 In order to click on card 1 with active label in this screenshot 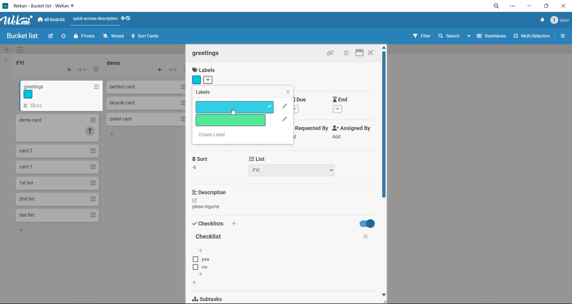, I will do `click(61, 95)`.